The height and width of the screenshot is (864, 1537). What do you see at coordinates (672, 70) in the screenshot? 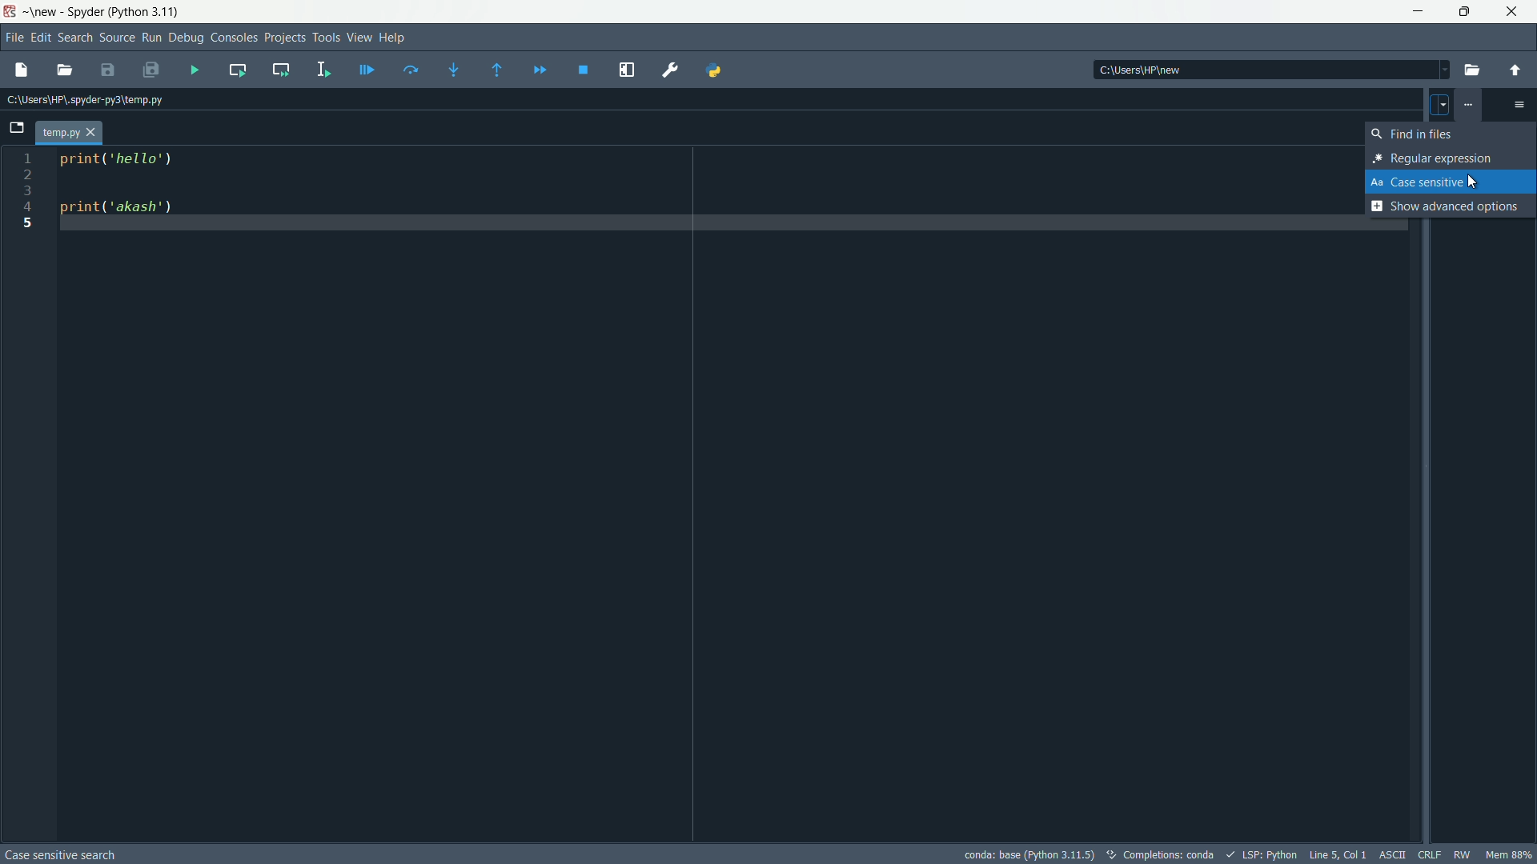
I see `prefrences` at bounding box center [672, 70].